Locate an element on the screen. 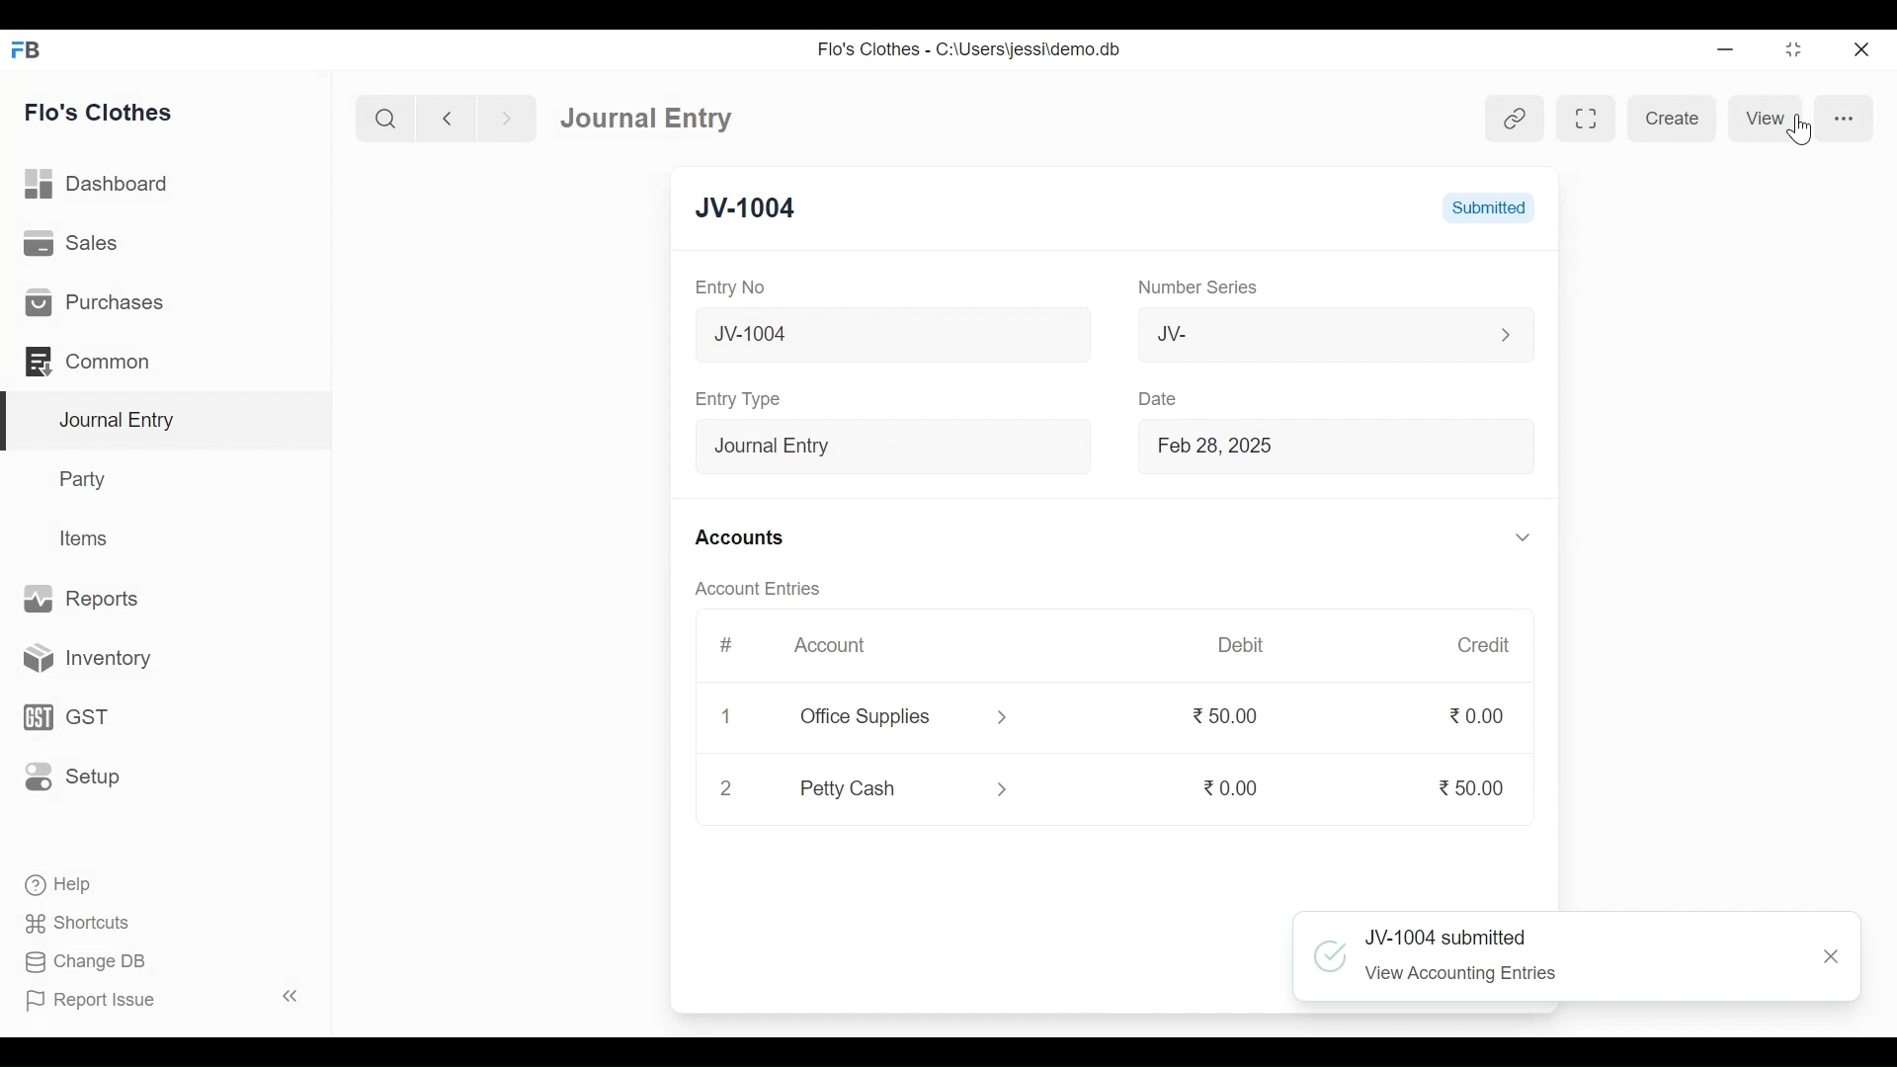 This screenshot has height=1067, width=1897. Inventory is located at coordinates (80, 660).